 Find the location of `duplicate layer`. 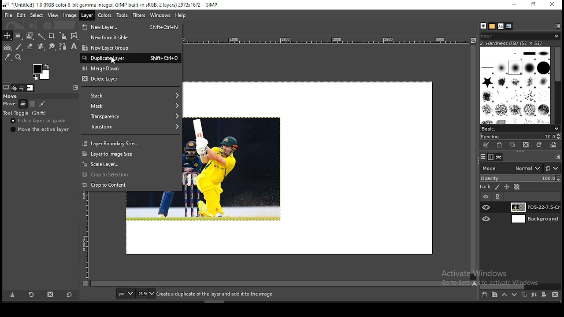

duplicate layer is located at coordinates (108, 57).